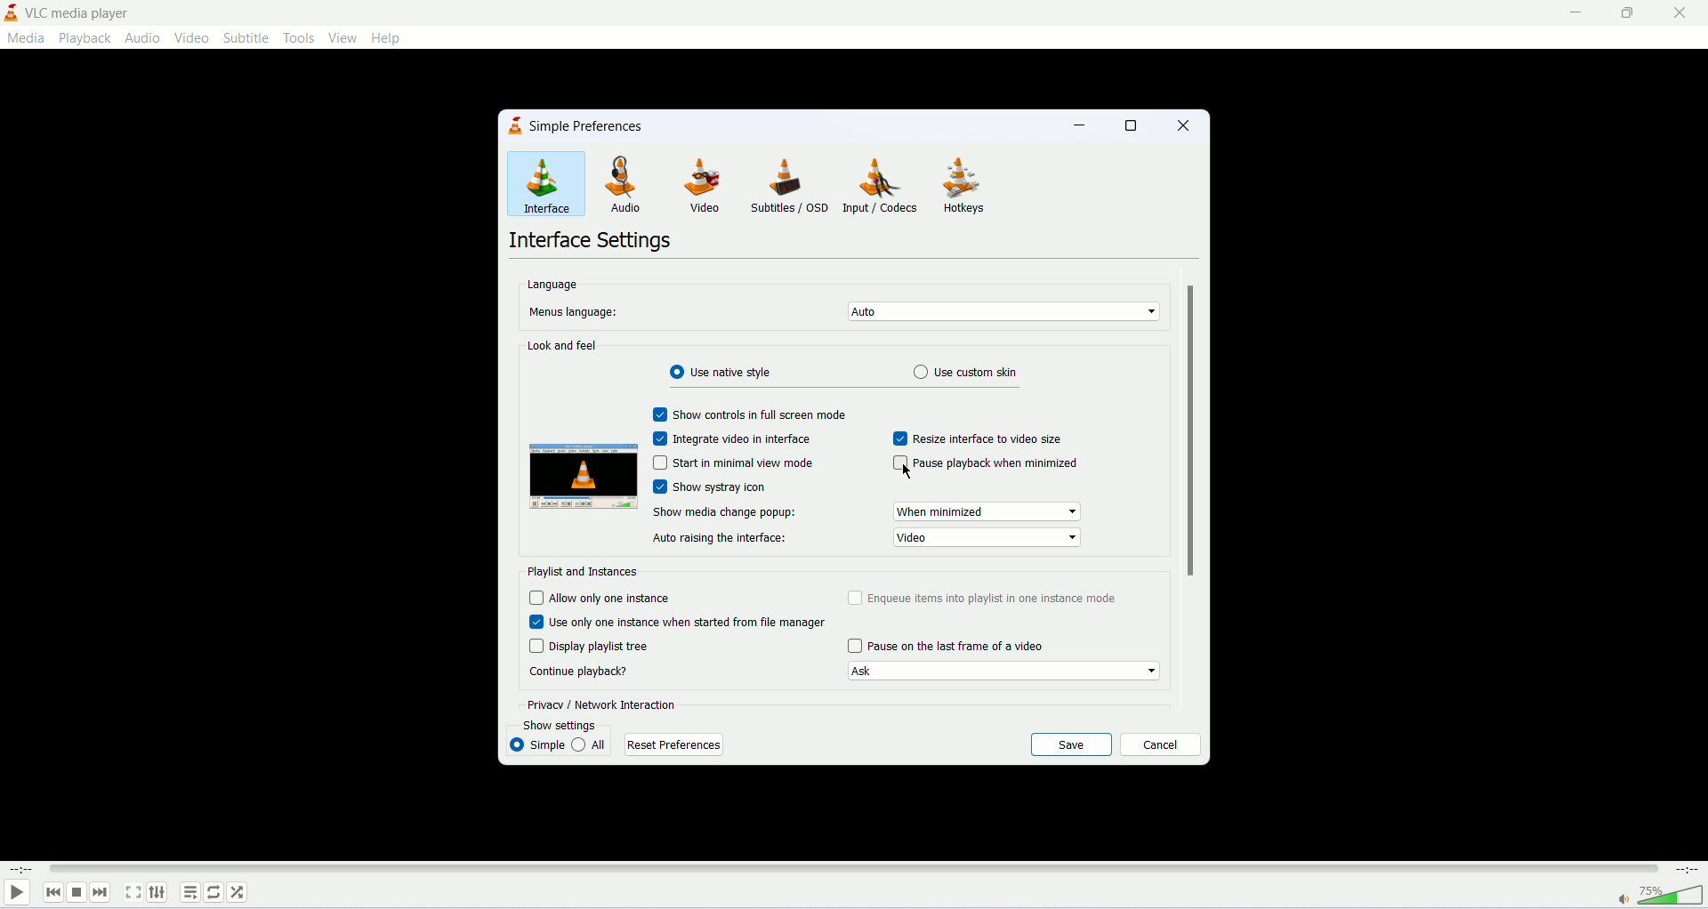 The width and height of the screenshot is (1708, 909). Describe the element at coordinates (584, 572) in the screenshot. I see `playlist and instances` at that location.